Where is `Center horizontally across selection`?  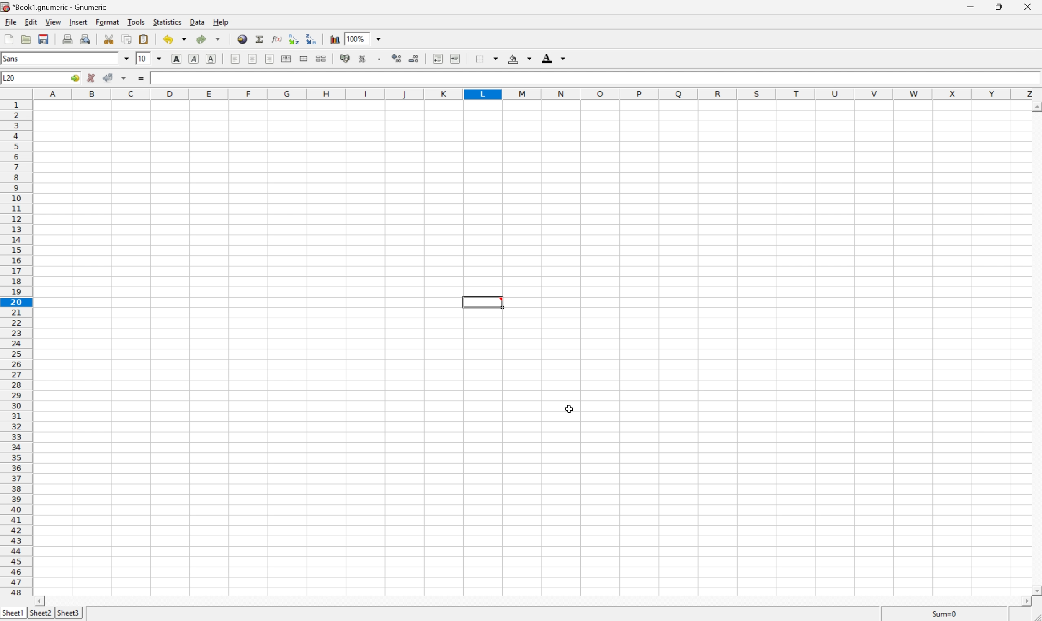 Center horizontally across selection is located at coordinates (286, 59).